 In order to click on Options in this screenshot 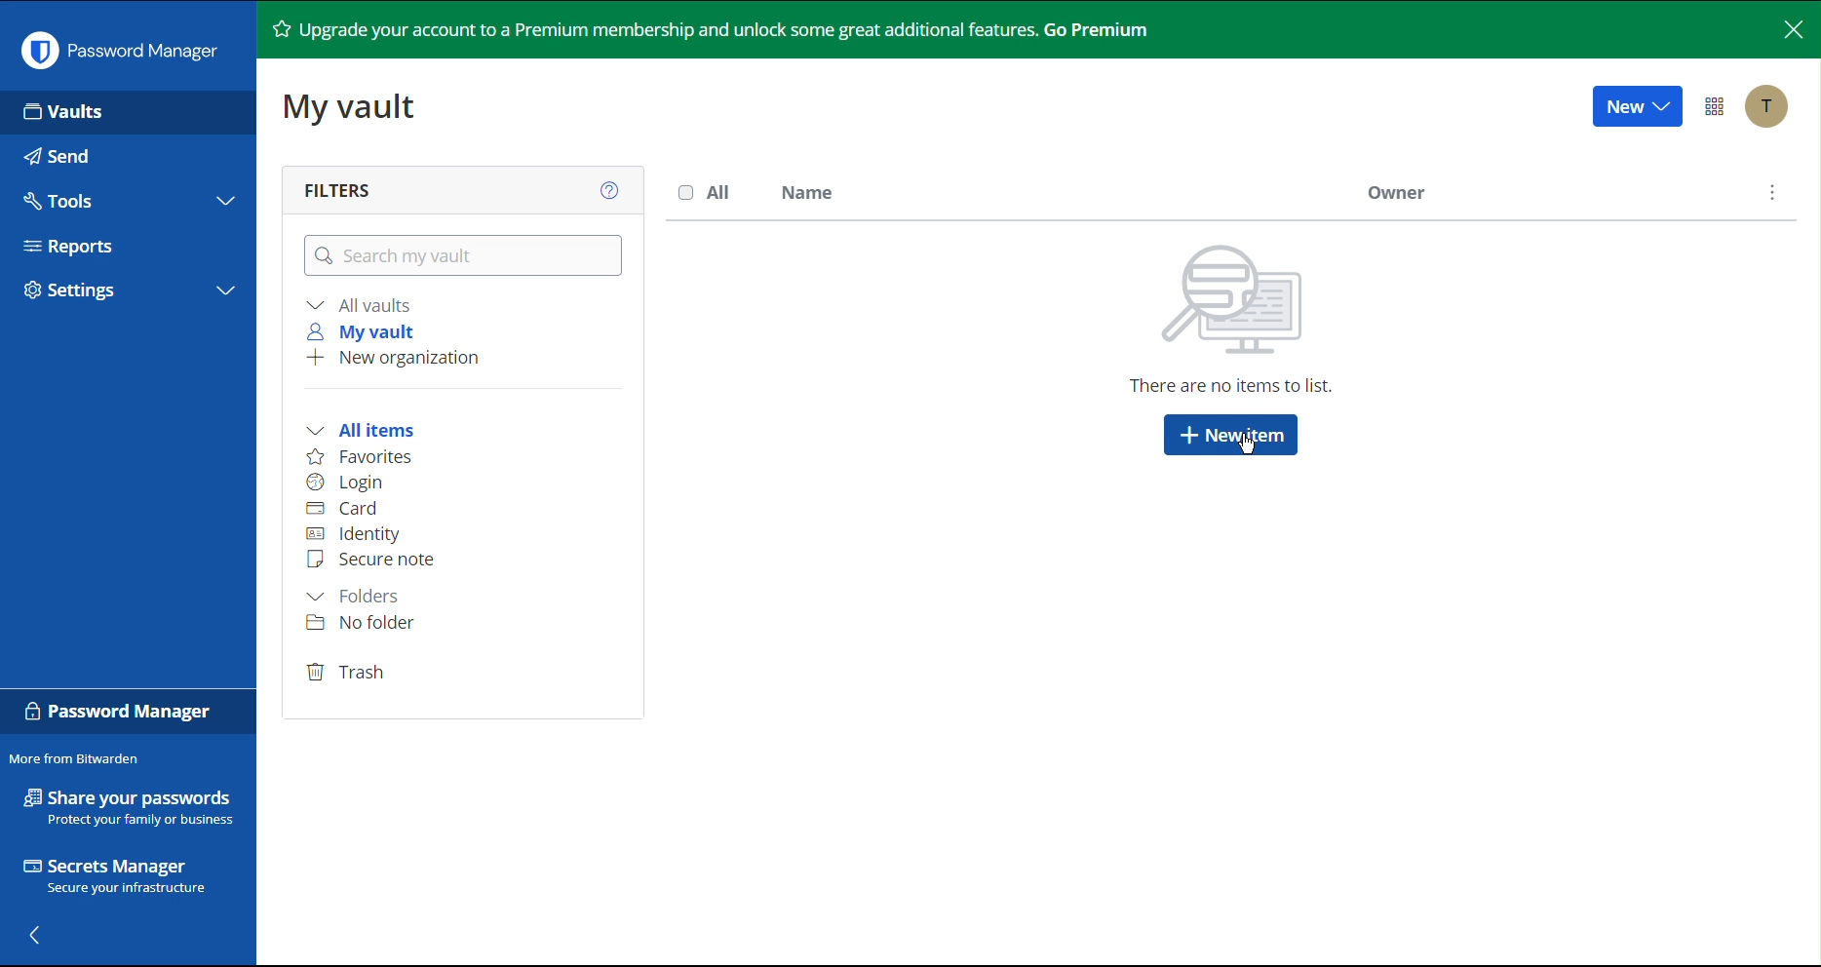, I will do `click(1718, 105)`.